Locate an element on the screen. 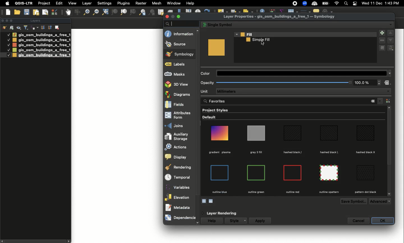 The image size is (404, 243). ‘hashed black | is located at coordinates (329, 152).